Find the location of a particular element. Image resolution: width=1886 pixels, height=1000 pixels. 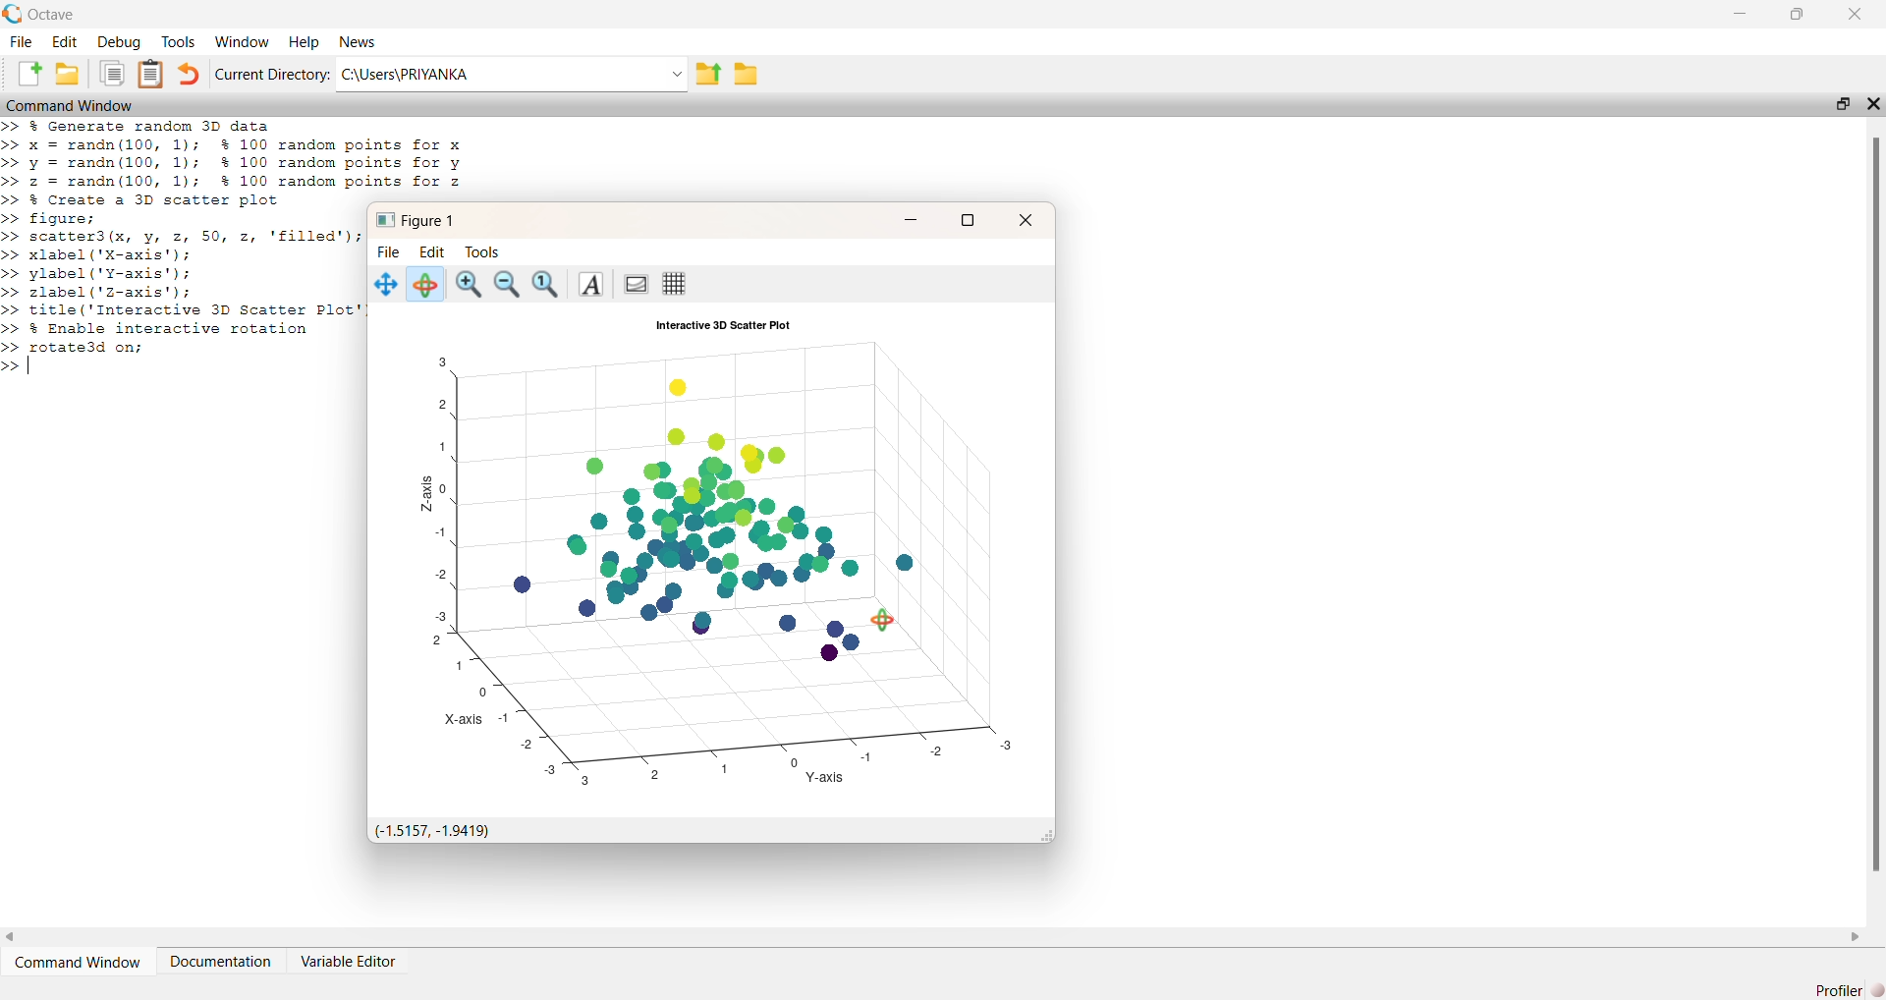

document clipboard is located at coordinates (150, 74).